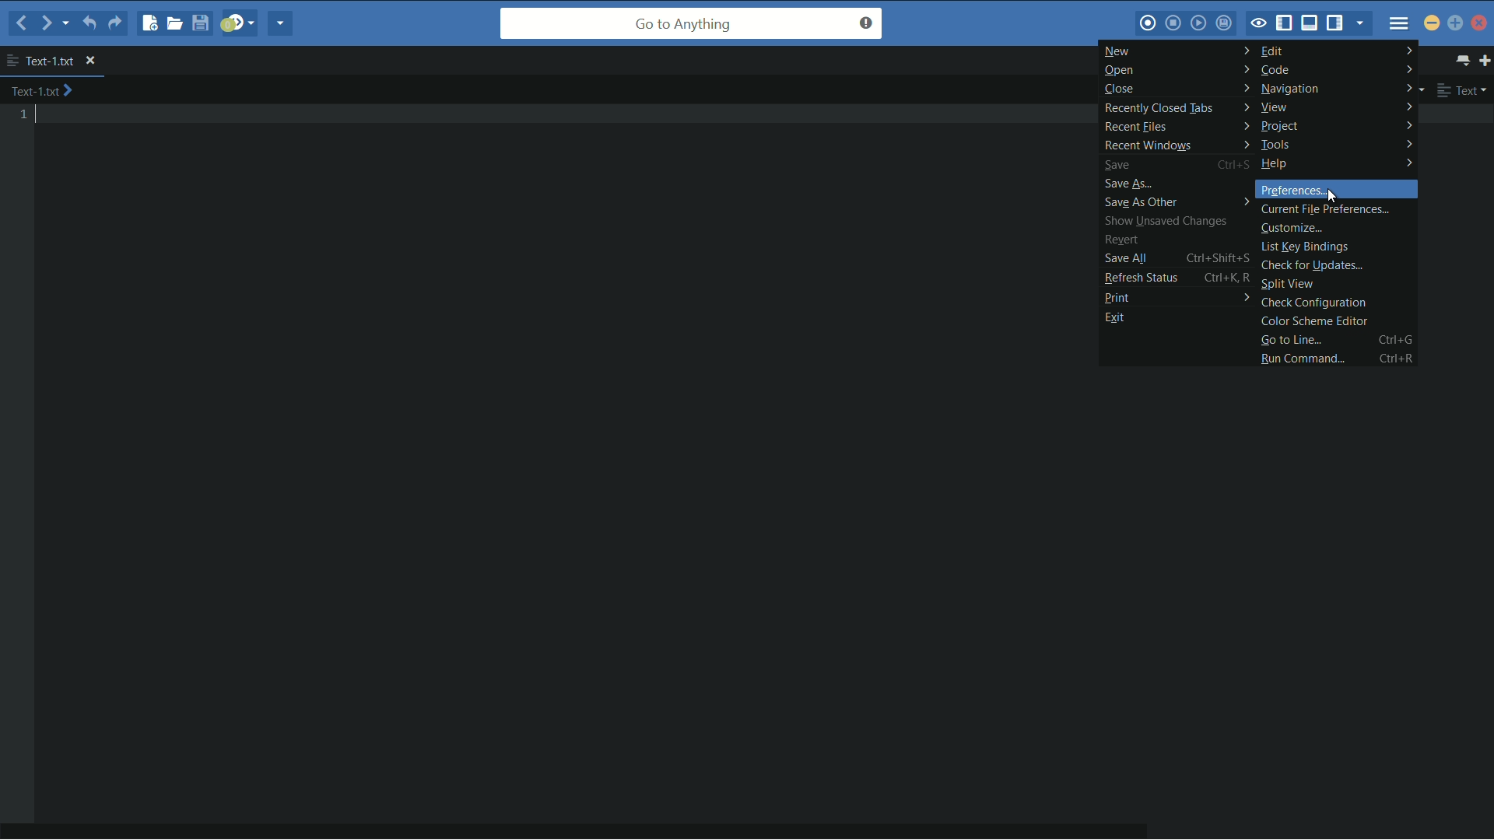 The image size is (1494, 840). What do you see at coordinates (1464, 61) in the screenshot?
I see `show all tab` at bounding box center [1464, 61].